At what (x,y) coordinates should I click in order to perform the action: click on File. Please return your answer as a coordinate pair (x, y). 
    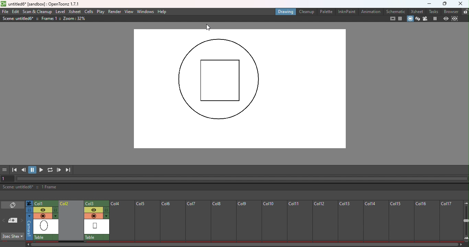
    Looking at the image, I should click on (5, 11).